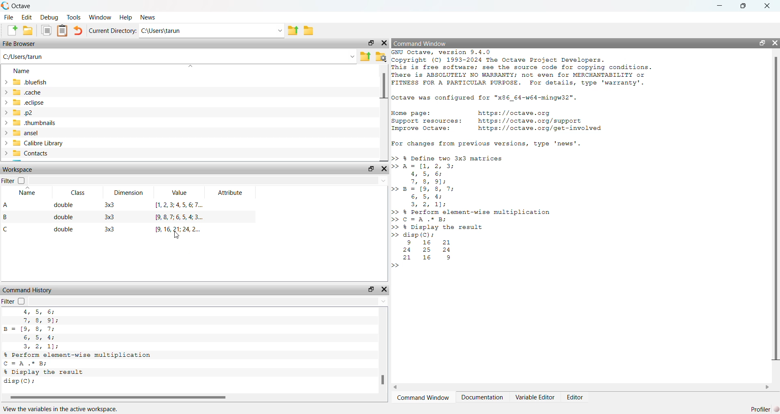 The height and width of the screenshot is (414, 780). What do you see at coordinates (21, 133) in the screenshot?
I see `ansel` at bounding box center [21, 133].